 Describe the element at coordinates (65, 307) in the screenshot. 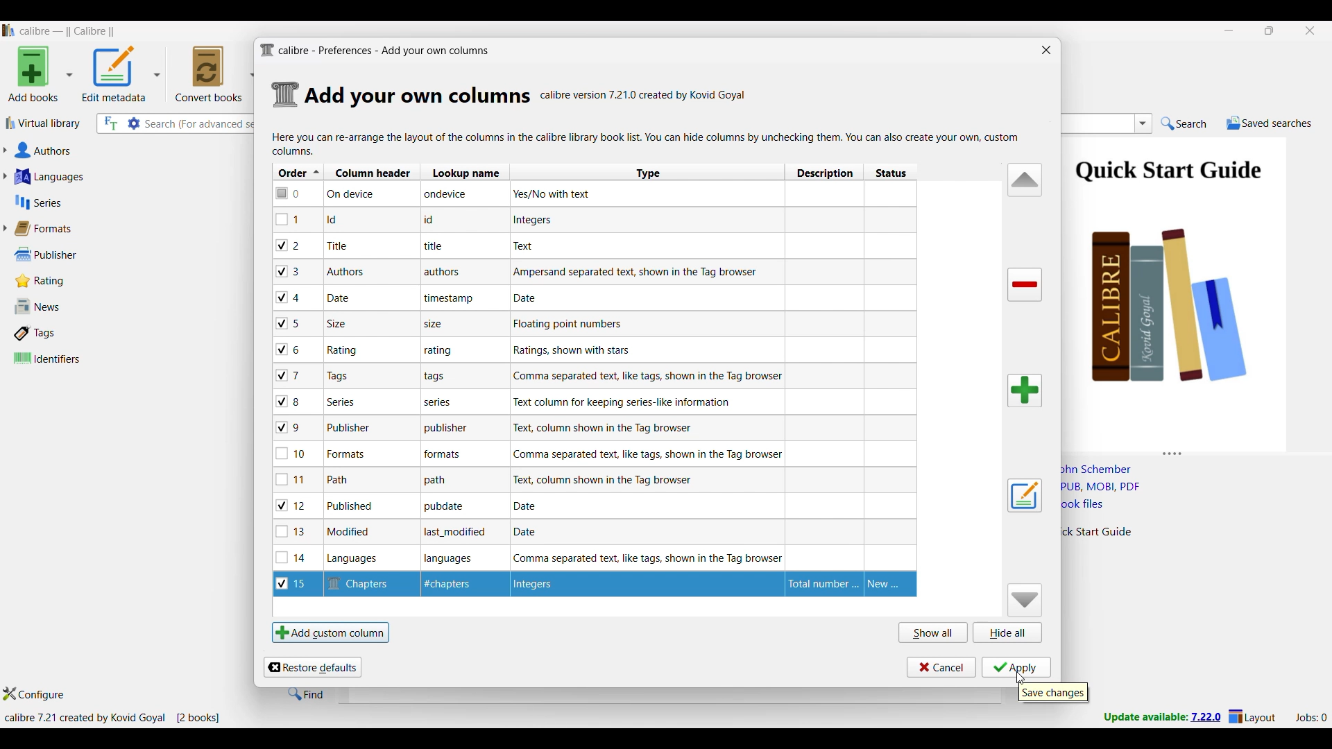

I see `News` at that location.